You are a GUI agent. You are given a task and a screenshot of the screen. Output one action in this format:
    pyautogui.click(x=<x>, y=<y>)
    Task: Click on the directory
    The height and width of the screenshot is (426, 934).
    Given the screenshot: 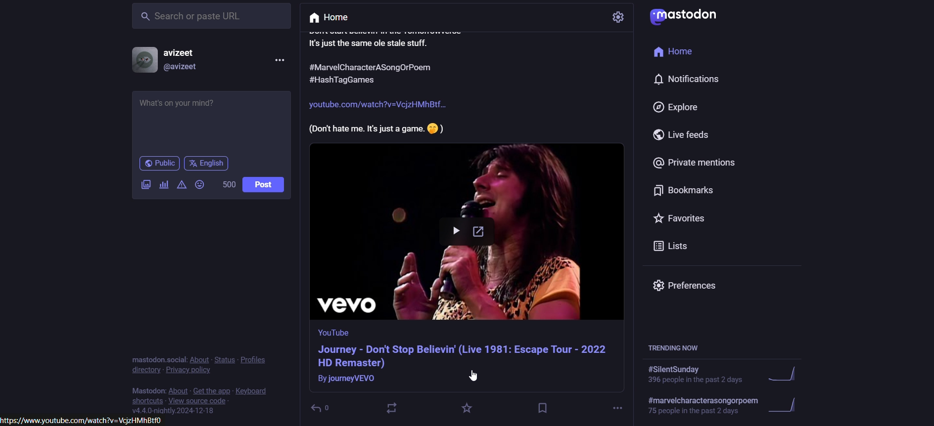 What is the action you would take?
    pyautogui.click(x=146, y=370)
    